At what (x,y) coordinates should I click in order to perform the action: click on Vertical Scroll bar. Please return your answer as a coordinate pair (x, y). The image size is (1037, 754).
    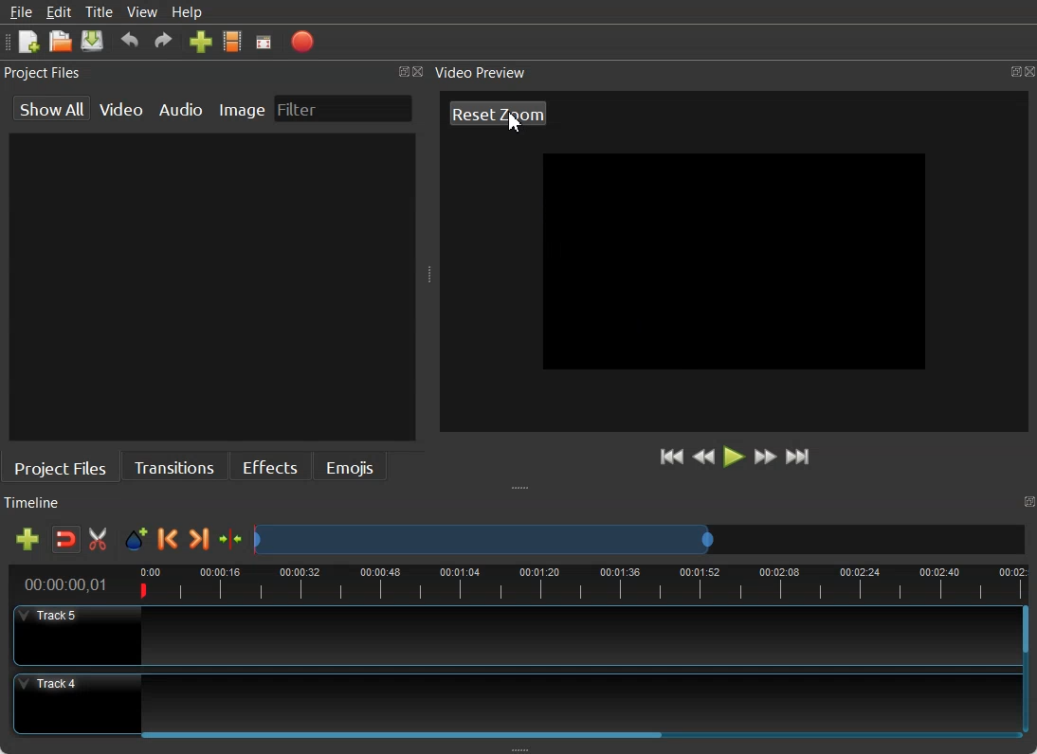
    Looking at the image, I should click on (1028, 669).